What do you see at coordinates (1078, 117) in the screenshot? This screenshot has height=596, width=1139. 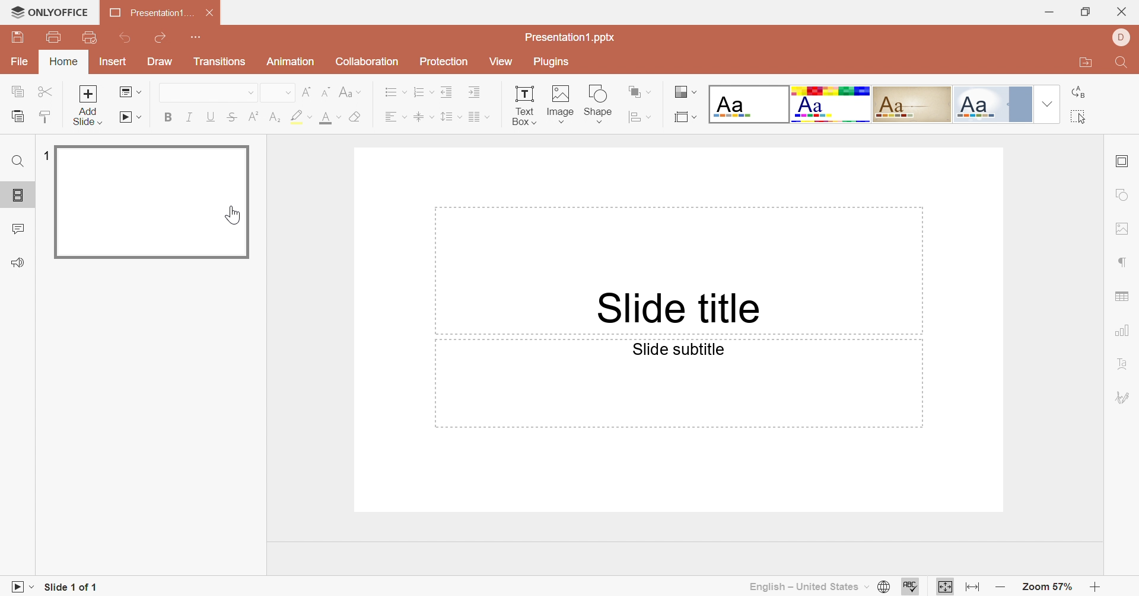 I see `Select all` at bounding box center [1078, 117].